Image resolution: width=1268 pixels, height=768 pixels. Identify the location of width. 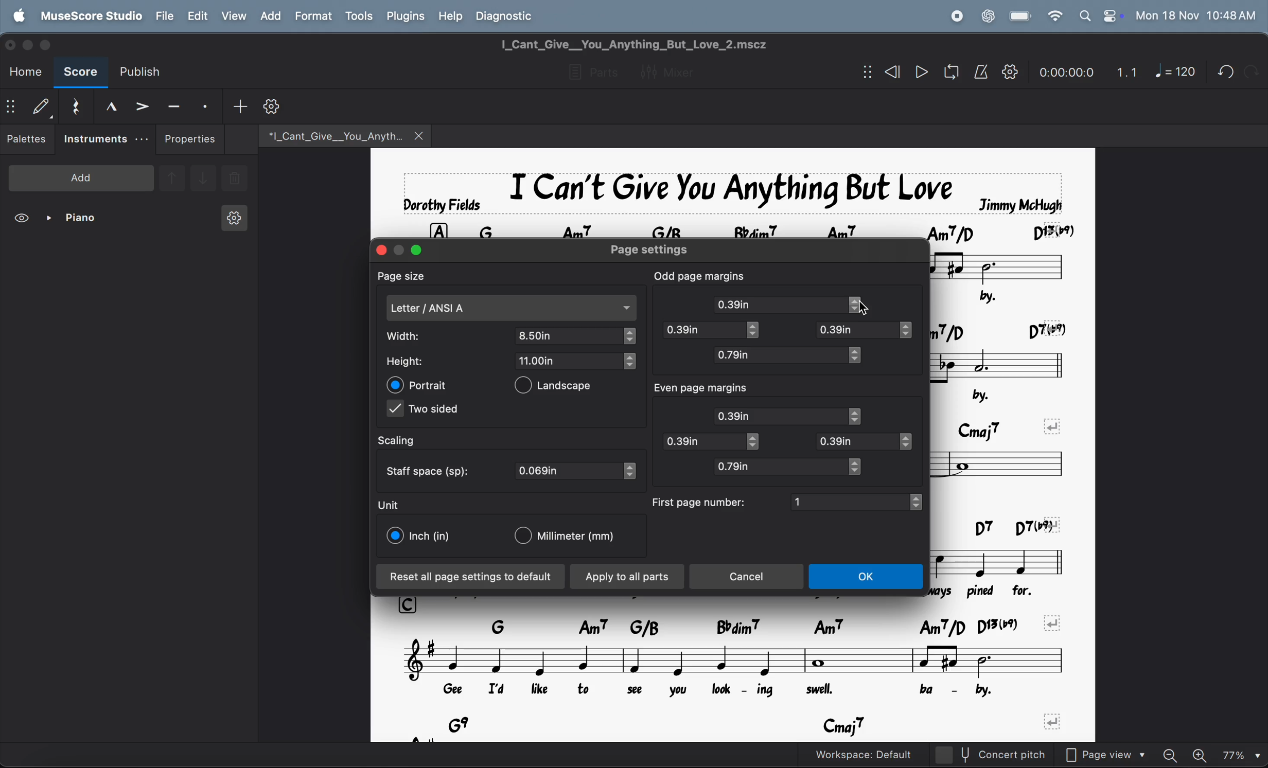
(415, 336).